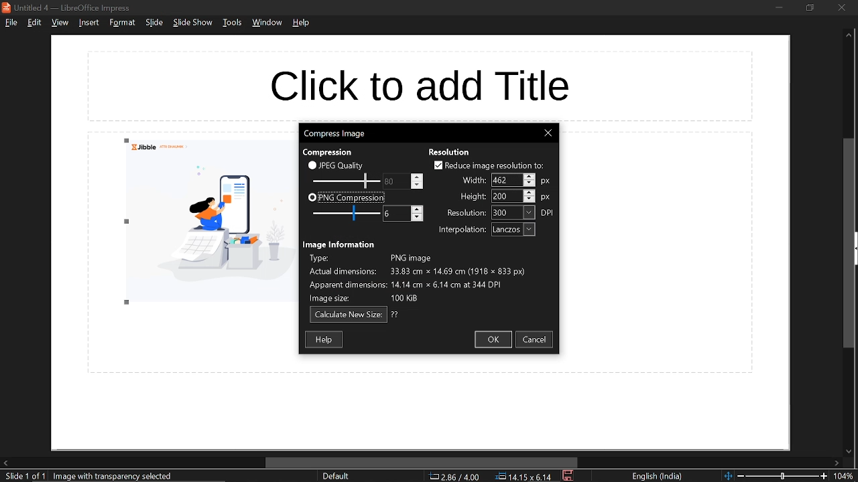  I want to click on increase width, so click(529, 175).